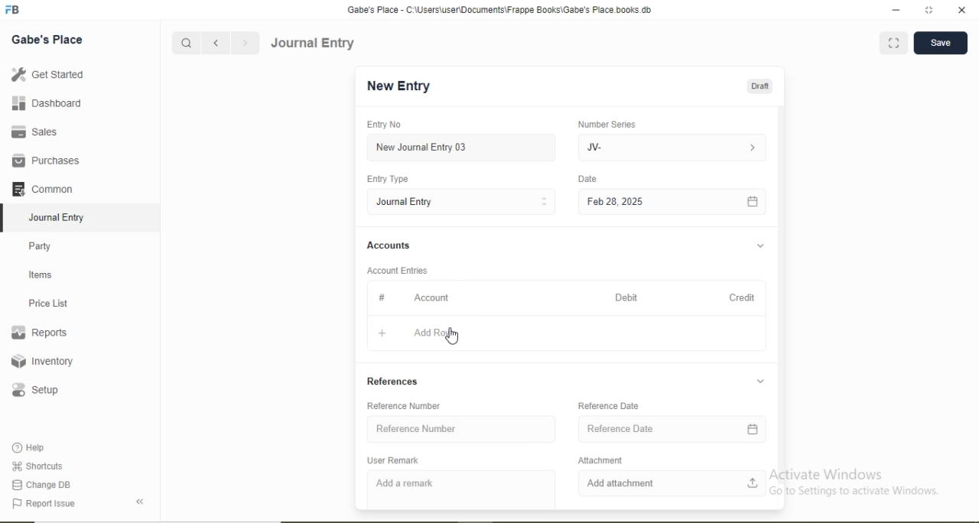 The width and height of the screenshot is (979, 523). Describe the element at coordinates (40, 486) in the screenshot. I see `Change DB` at that location.